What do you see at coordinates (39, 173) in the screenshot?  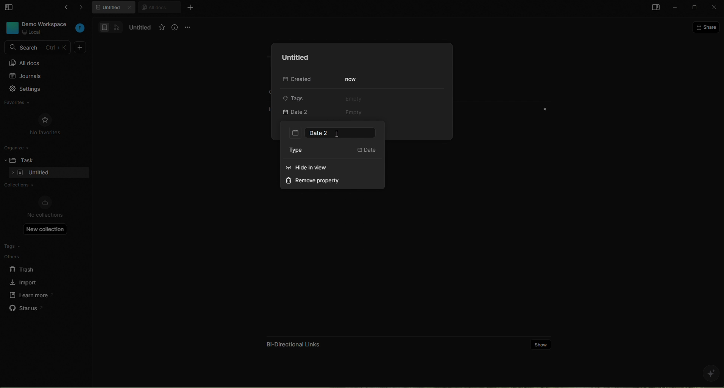 I see `empty folder` at bounding box center [39, 173].